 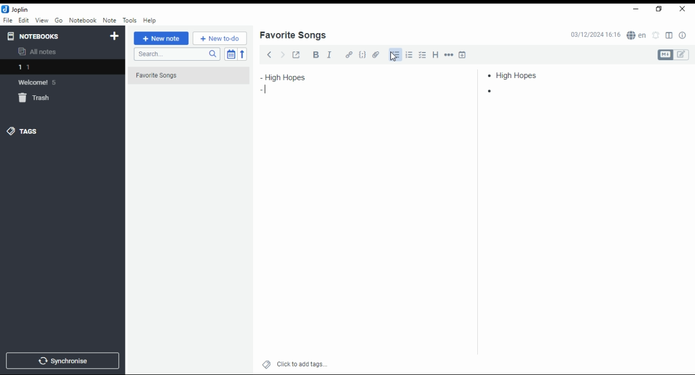 What do you see at coordinates (269, 54) in the screenshot?
I see `back` at bounding box center [269, 54].